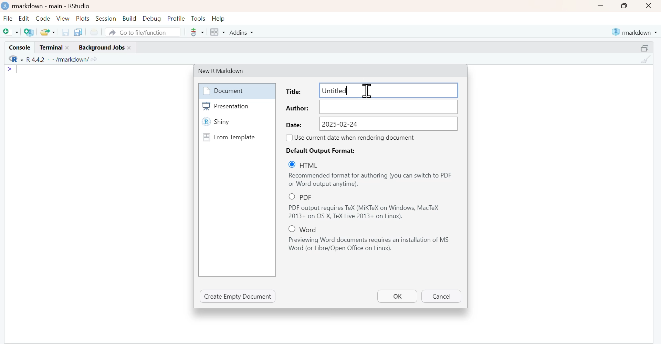  I want to click on Create Empty Document, so click(238, 296).